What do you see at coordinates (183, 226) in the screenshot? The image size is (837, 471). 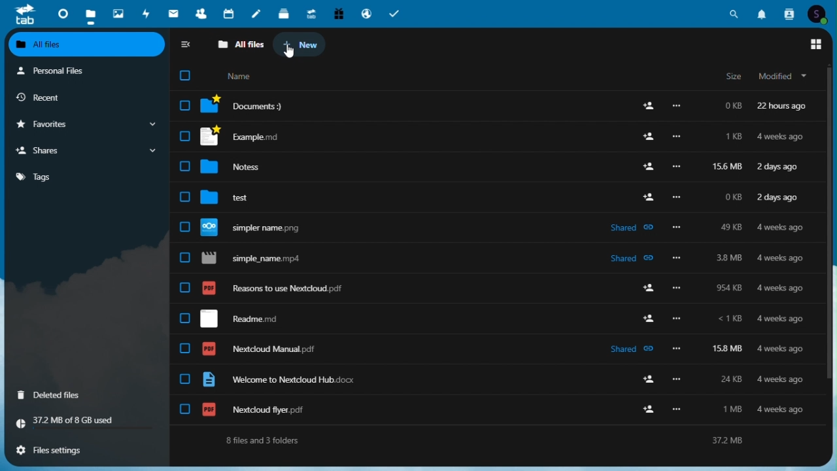 I see `check box` at bounding box center [183, 226].